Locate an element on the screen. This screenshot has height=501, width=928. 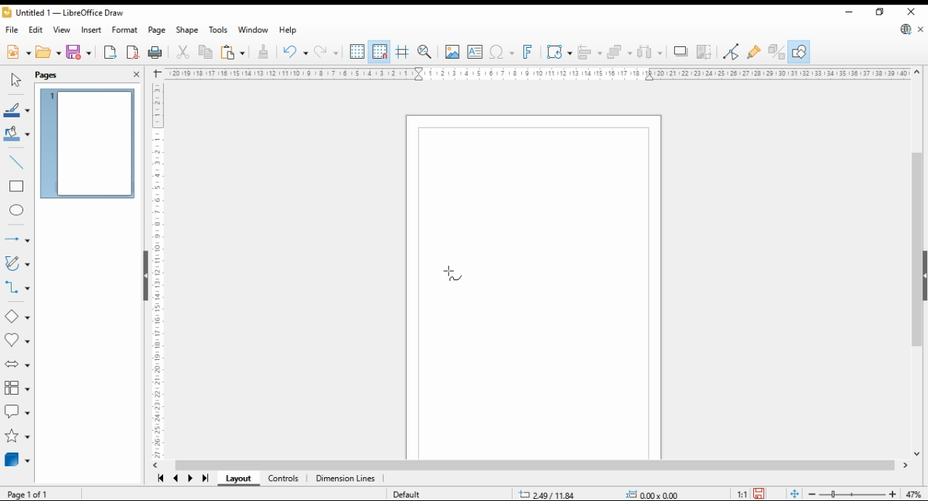
undo is located at coordinates (296, 52).